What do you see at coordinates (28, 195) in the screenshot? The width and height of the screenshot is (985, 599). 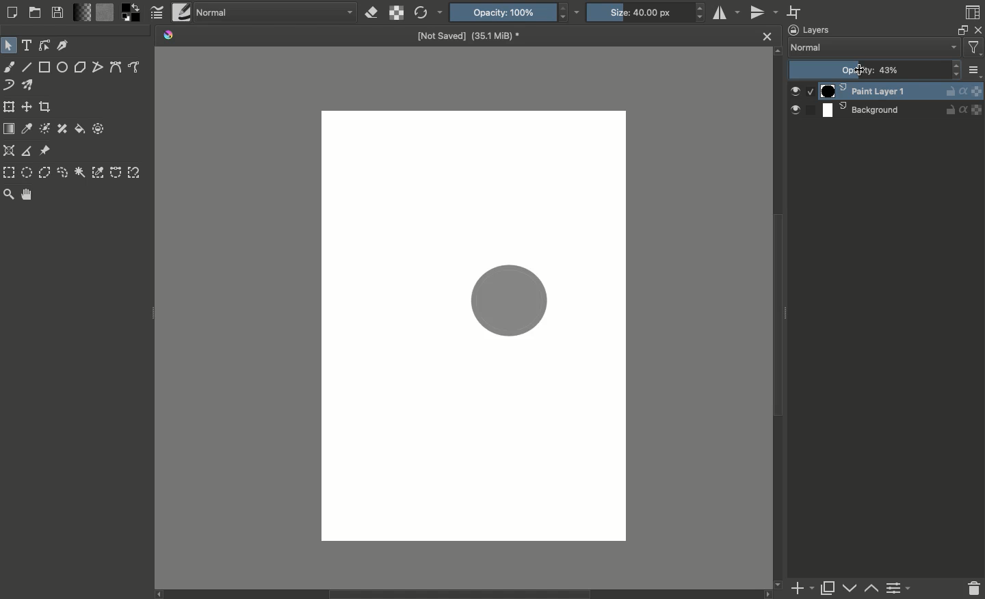 I see `Pan tool` at bounding box center [28, 195].